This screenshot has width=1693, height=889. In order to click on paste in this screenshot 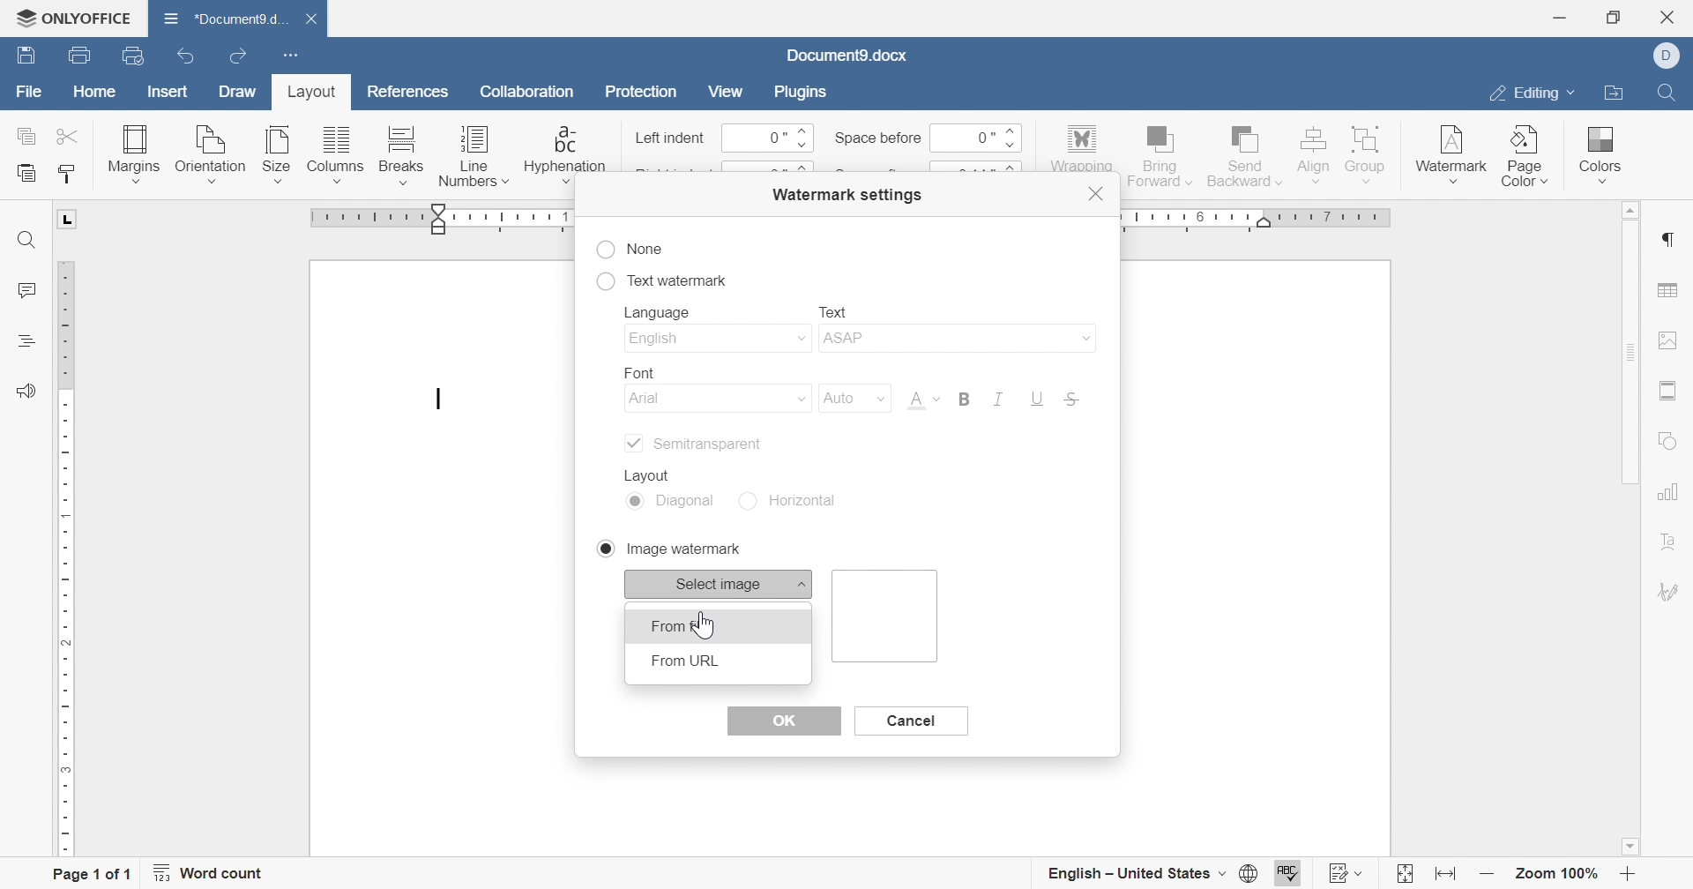, I will do `click(26, 174)`.